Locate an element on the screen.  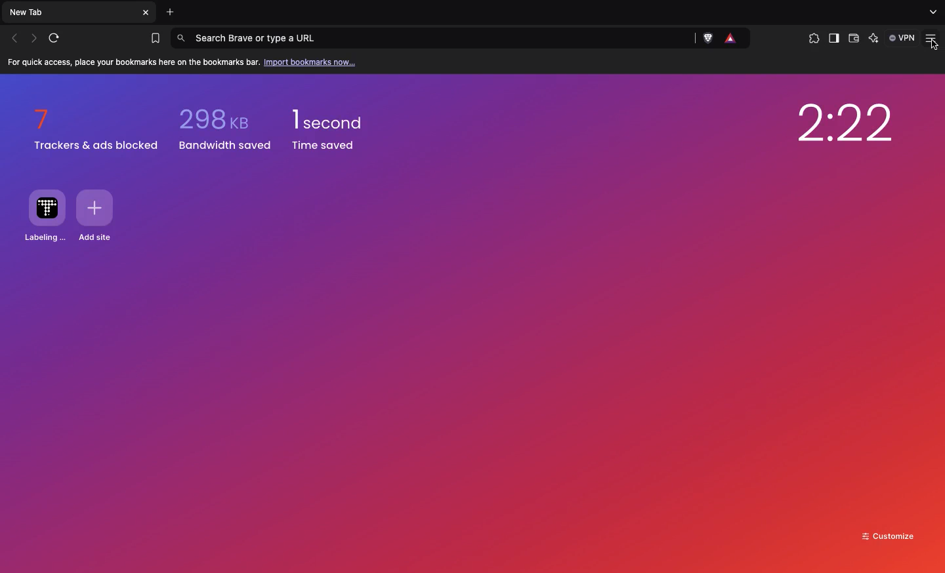
 is located at coordinates (148, 12).